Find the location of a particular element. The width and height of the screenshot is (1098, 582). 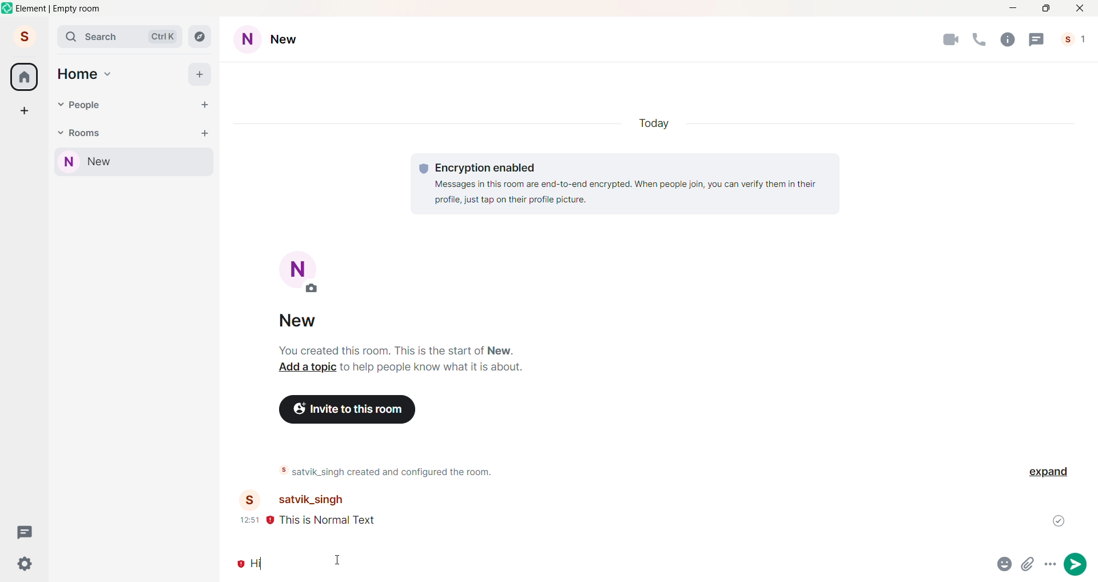

Current Room is located at coordinates (136, 162).